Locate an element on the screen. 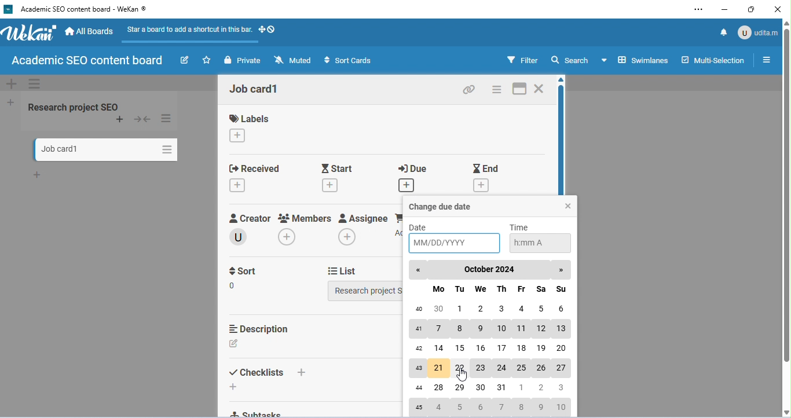  add checklist to bottom is located at coordinates (235, 387).